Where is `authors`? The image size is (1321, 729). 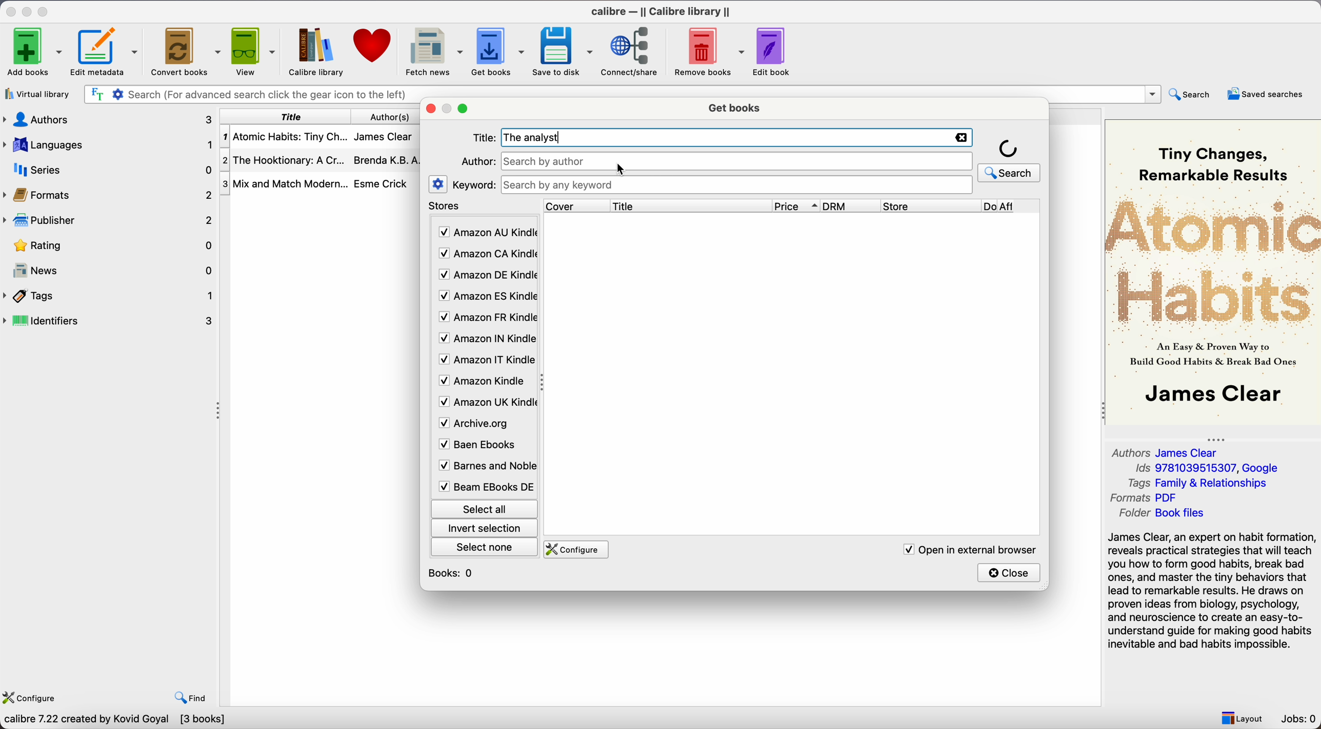
authors is located at coordinates (390, 117).